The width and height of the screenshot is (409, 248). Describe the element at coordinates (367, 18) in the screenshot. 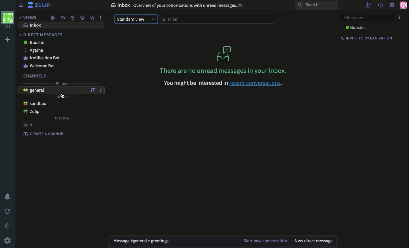

I see `filter users` at that location.